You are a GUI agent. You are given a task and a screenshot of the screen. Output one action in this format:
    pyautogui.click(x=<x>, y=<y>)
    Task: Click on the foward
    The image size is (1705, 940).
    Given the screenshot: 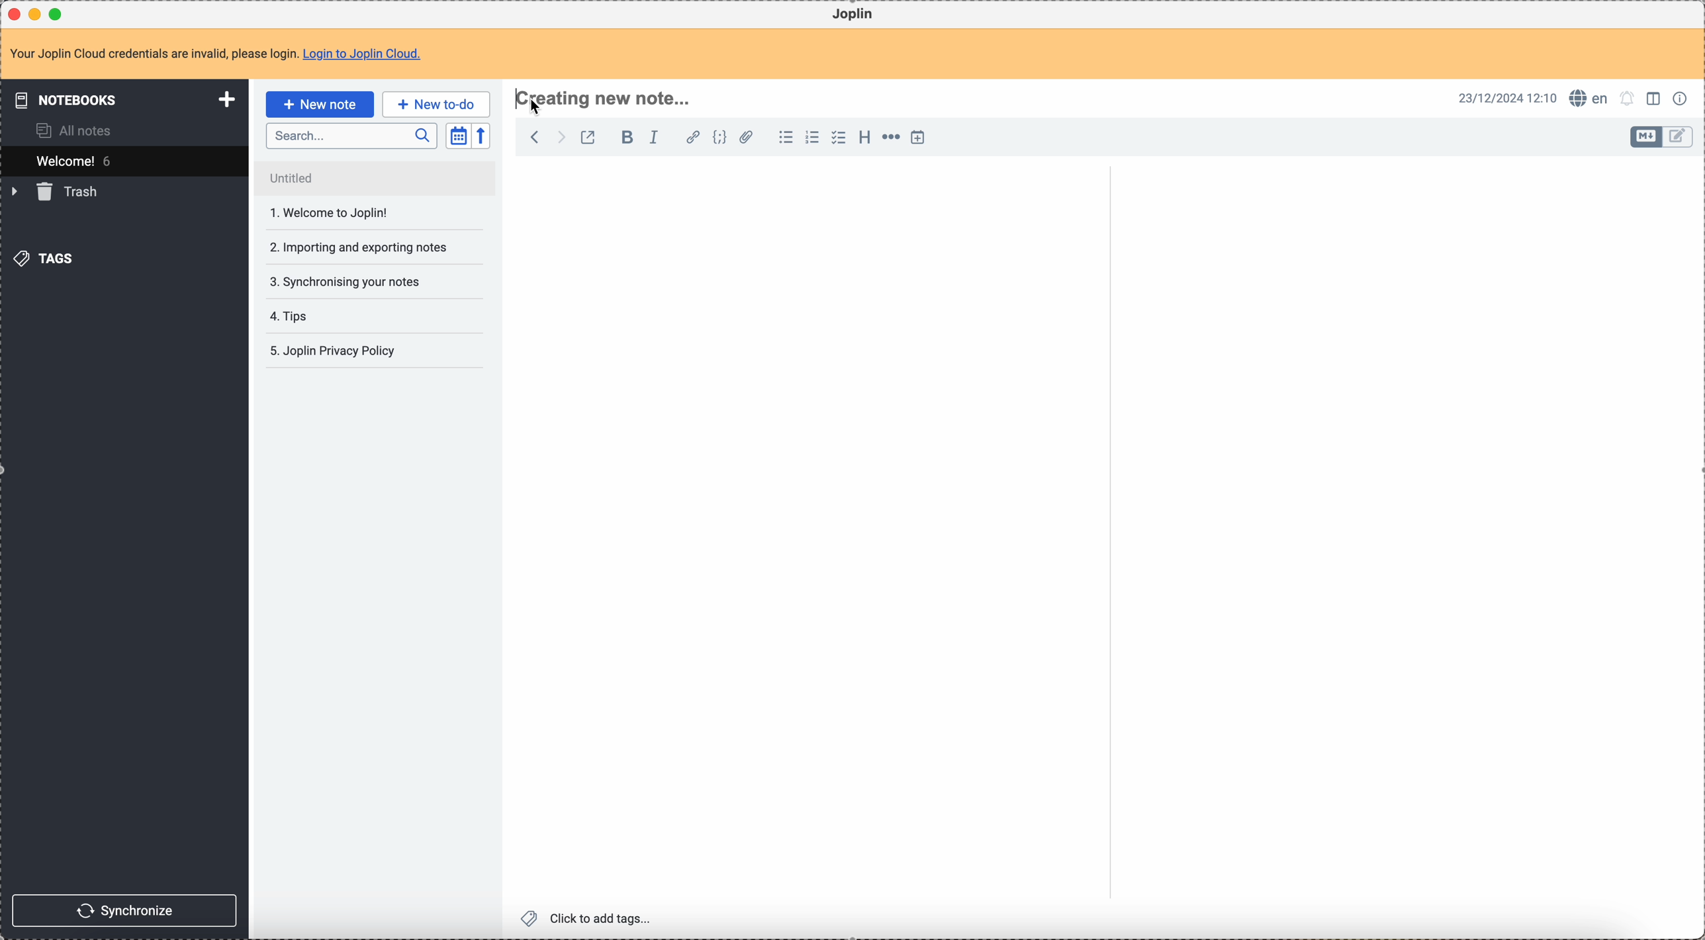 What is the action you would take?
    pyautogui.click(x=559, y=137)
    